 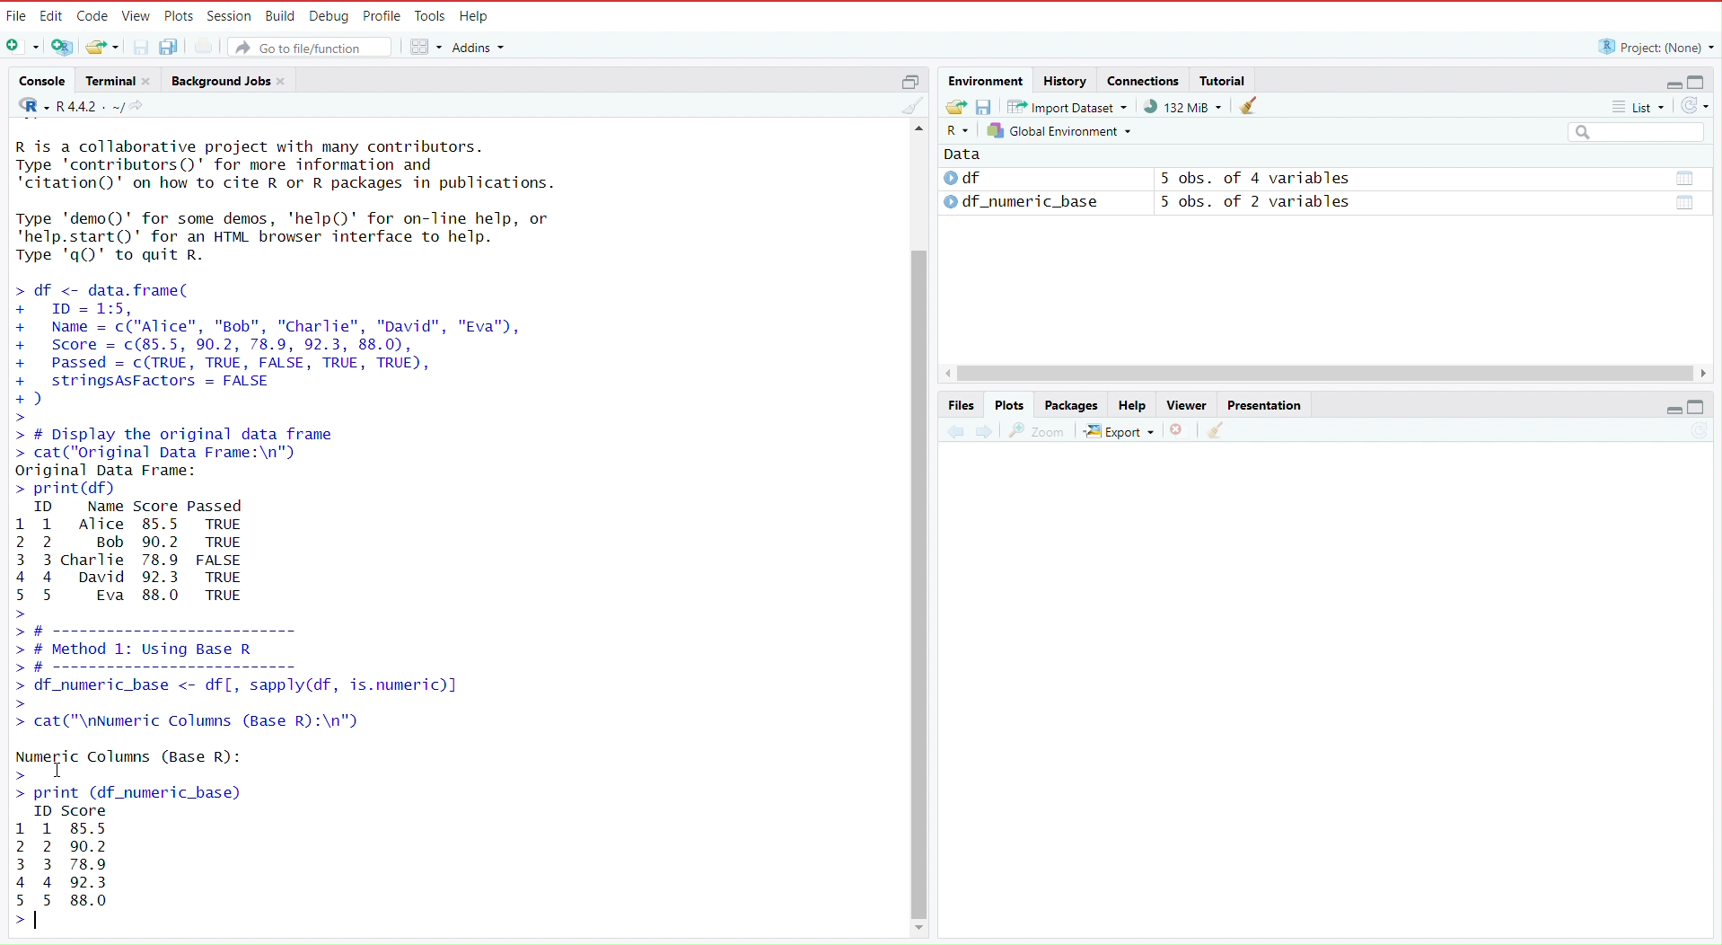 I want to click on session, so click(x=229, y=14).